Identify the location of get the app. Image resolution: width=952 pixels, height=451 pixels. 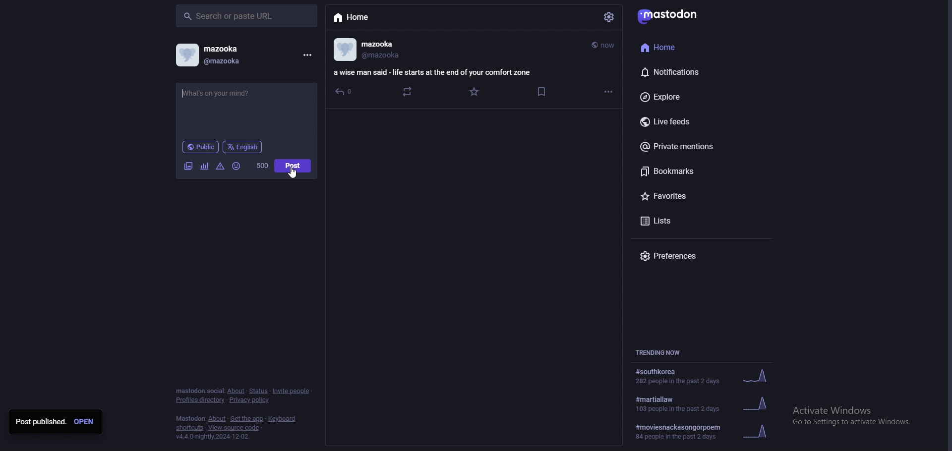
(247, 419).